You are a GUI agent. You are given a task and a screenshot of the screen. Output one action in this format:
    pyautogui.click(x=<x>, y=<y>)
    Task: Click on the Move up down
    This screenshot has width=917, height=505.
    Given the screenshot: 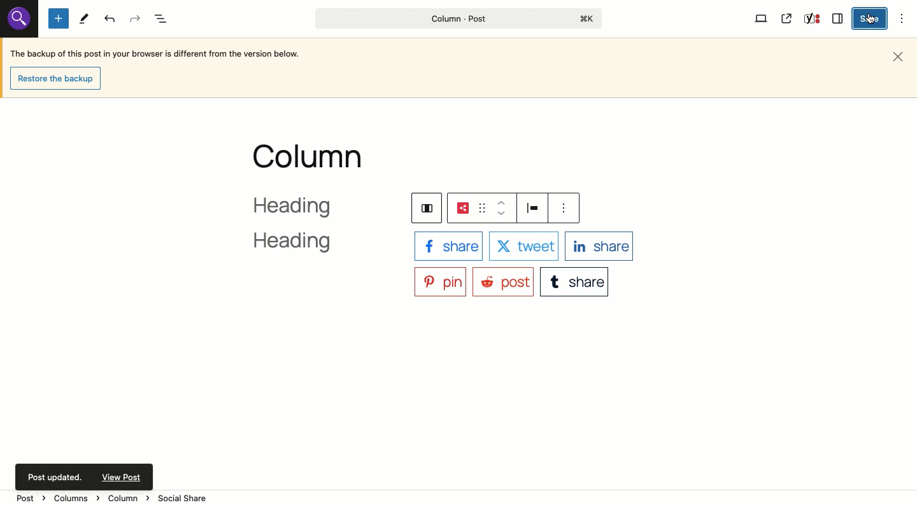 What is the action you would take?
    pyautogui.click(x=502, y=208)
    